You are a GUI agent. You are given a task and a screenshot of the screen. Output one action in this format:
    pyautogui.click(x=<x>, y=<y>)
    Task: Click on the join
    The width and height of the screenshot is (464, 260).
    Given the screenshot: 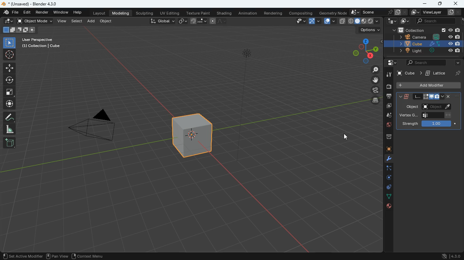 What is the action you would take?
    pyautogui.click(x=199, y=21)
    